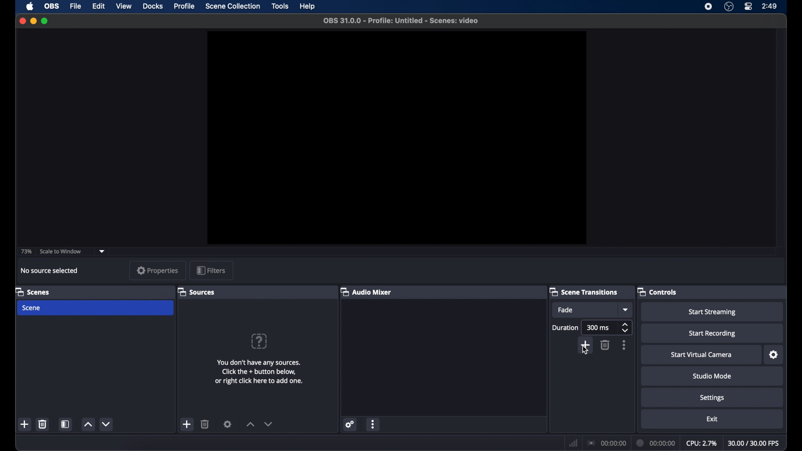  I want to click on file name, so click(401, 20).